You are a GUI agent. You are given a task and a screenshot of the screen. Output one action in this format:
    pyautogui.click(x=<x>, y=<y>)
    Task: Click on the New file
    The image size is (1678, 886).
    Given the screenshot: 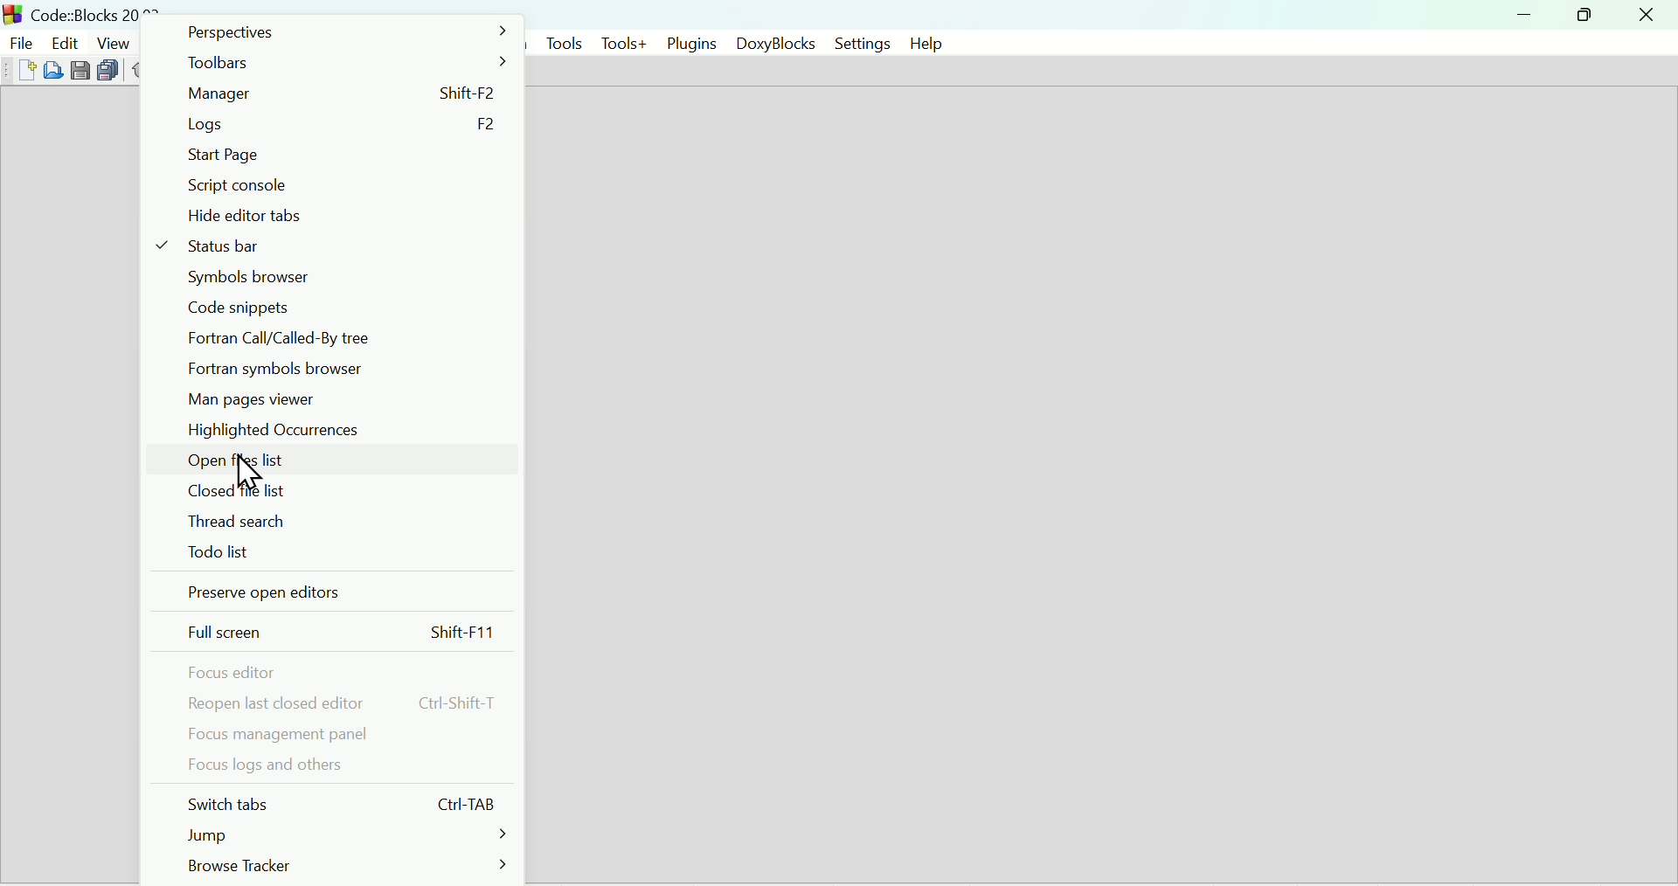 What is the action you would take?
    pyautogui.click(x=24, y=70)
    